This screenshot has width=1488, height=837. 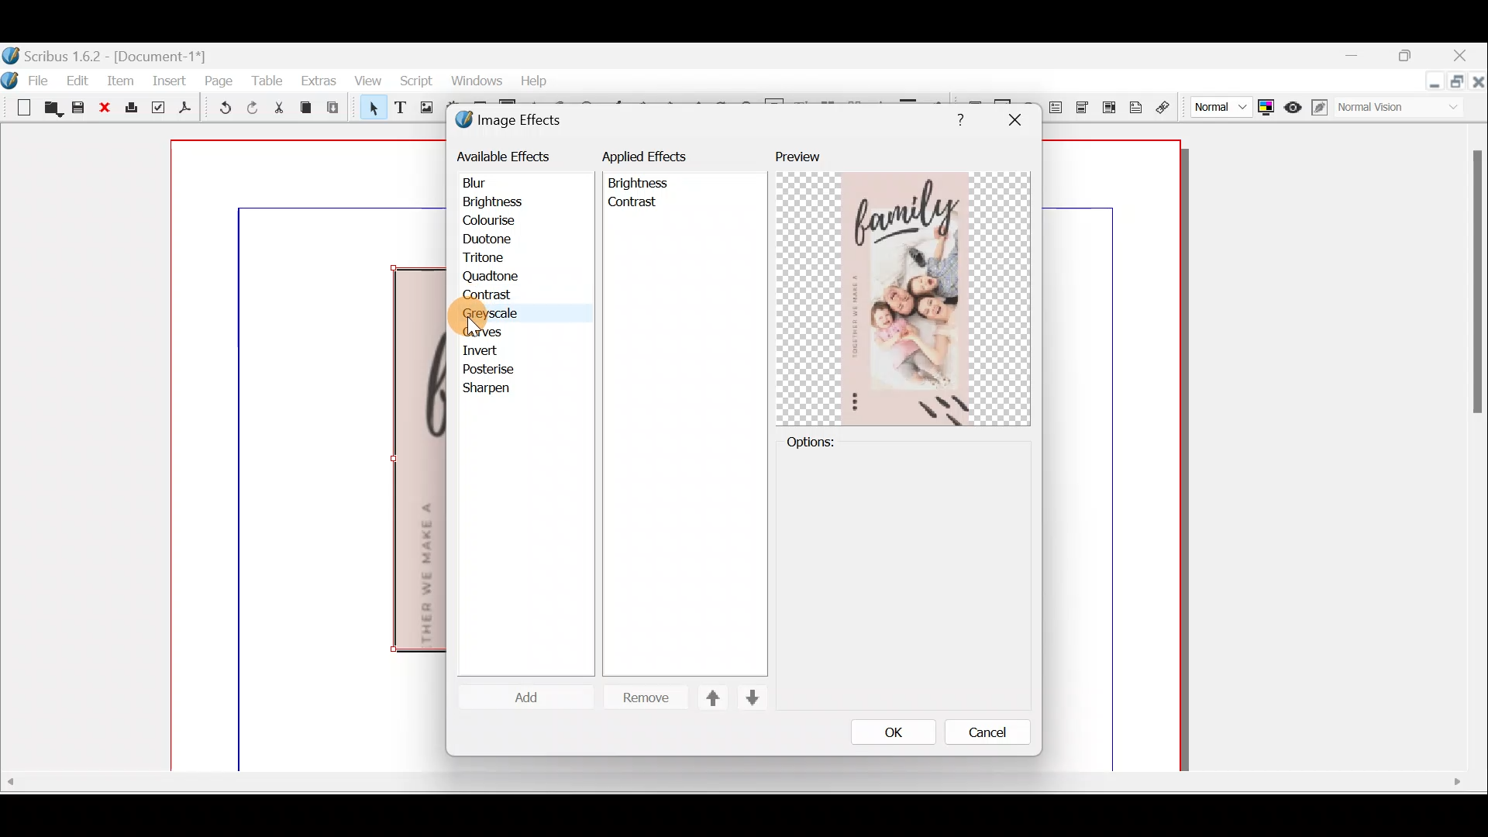 What do you see at coordinates (715, 699) in the screenshot?
I see `Up` at bounding box center [715, 699].